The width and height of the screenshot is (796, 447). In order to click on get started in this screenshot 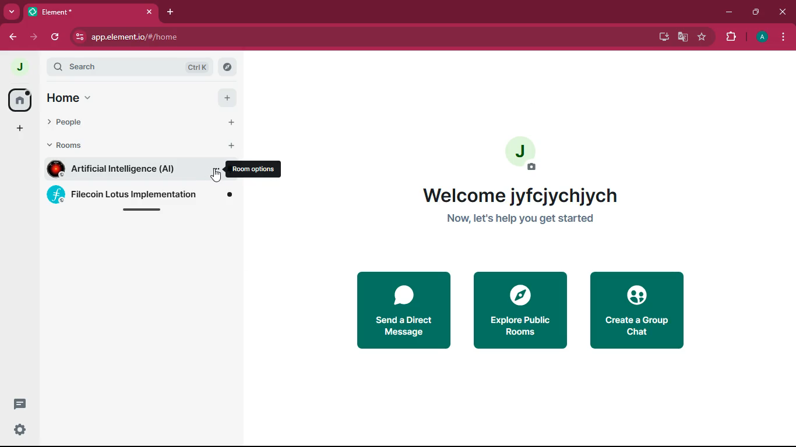, I will do `click(520, 219)`.